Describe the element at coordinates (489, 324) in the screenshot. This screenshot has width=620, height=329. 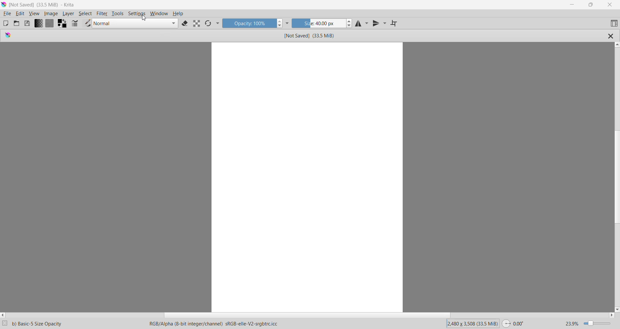
I see `Memory Used` at that location.